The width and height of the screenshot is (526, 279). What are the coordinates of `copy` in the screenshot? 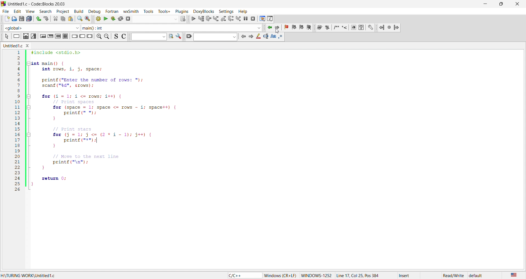 It's located at (62, 19).